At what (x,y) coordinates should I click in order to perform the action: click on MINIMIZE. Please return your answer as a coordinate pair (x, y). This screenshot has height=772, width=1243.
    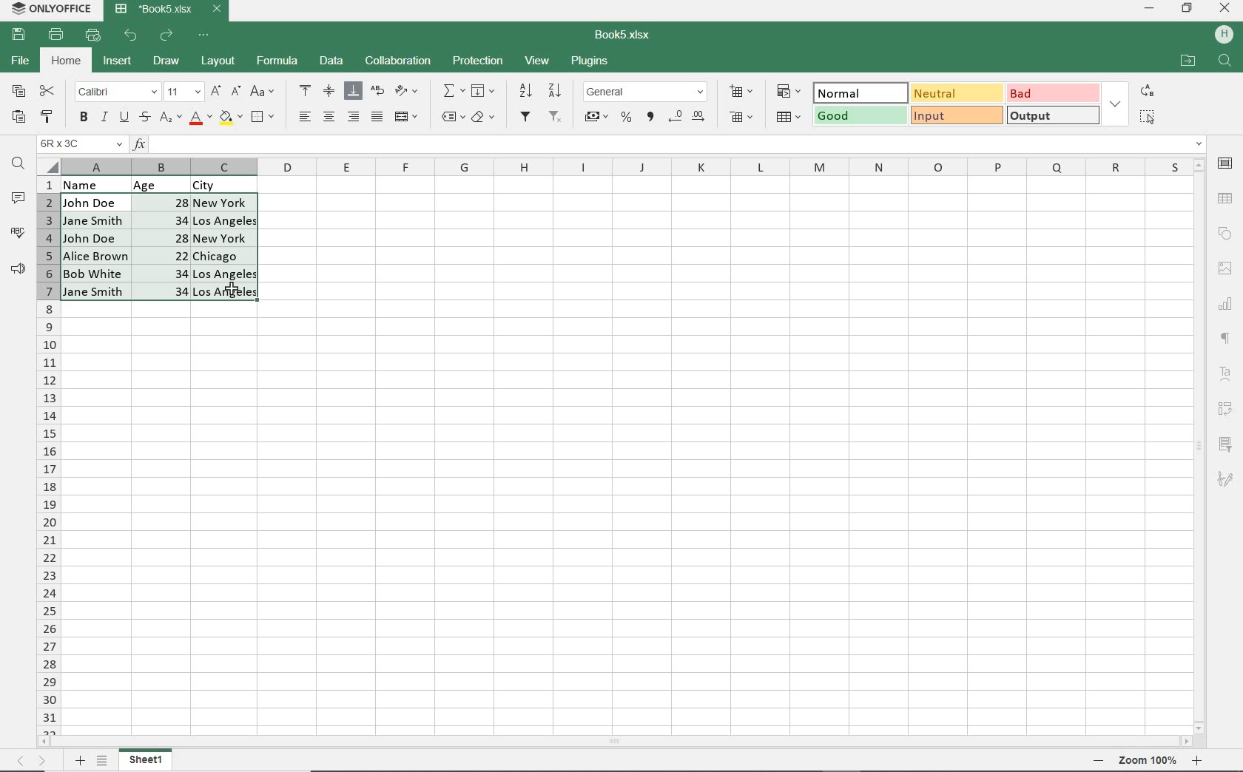
    Looking at the image, I should click on (1151, 9).